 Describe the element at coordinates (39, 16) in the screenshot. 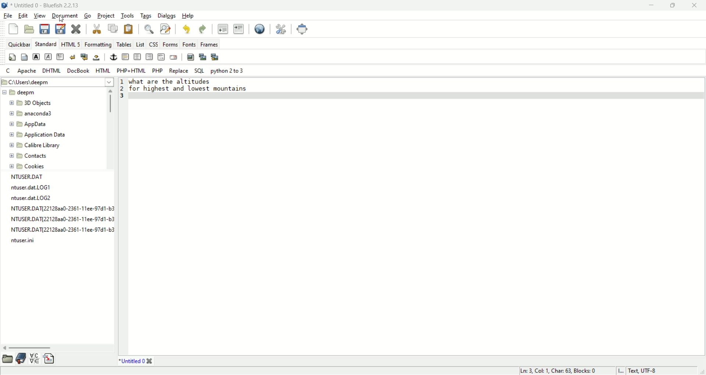

I see `view` at that location.